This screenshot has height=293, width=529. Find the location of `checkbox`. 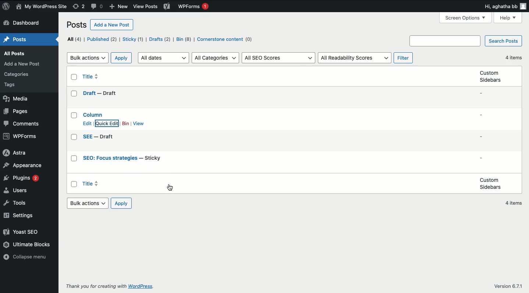

checkbox is located at coordinates (74, 137).